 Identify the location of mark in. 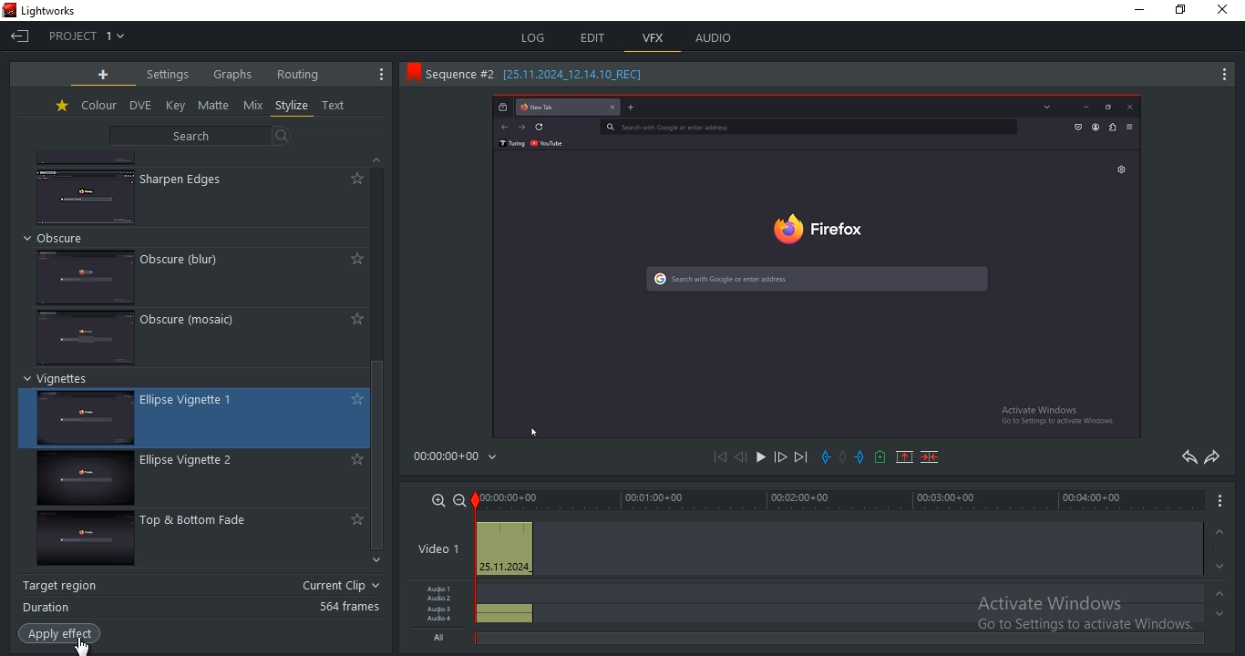
(828, 456).